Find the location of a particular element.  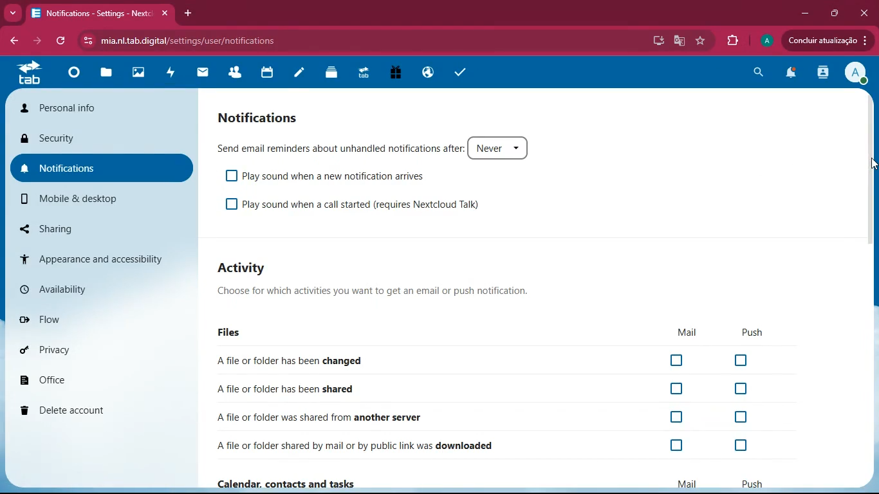

View Profile is located at coordinates (856, 73).